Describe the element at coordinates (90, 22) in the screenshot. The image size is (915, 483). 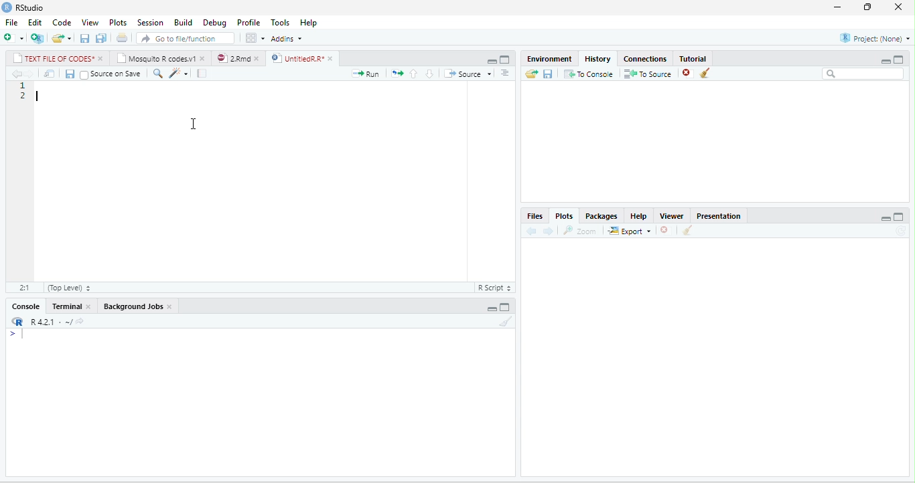
I see `View` at that location.